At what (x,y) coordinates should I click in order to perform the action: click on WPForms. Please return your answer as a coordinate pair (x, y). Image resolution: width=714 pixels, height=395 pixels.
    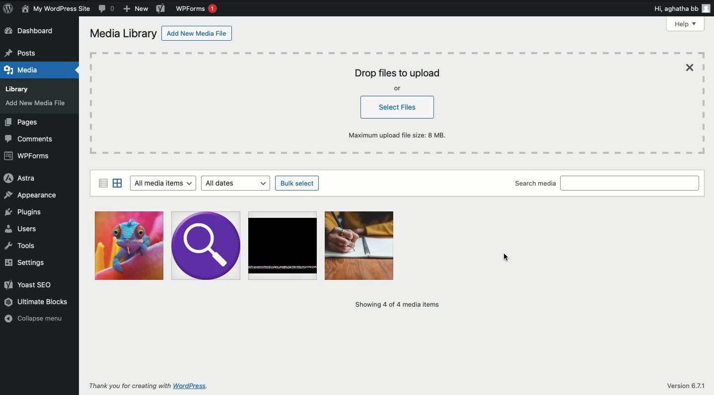
    Looking at the image, I should click on (27, 156).